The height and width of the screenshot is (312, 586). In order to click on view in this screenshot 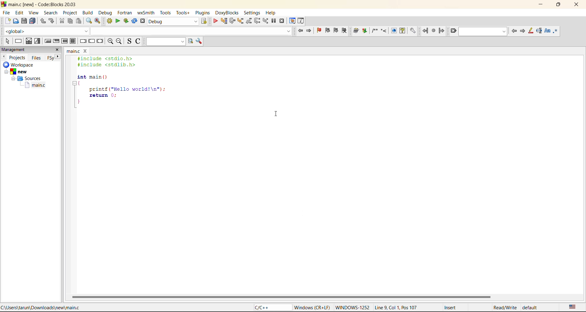, I will do `click(33, 13)`.